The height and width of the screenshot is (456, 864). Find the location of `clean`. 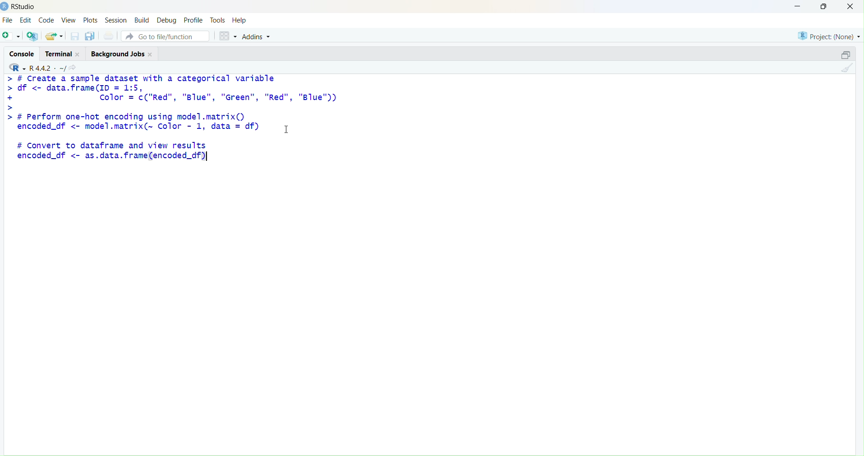

clean is located at coordinates (847, 68).